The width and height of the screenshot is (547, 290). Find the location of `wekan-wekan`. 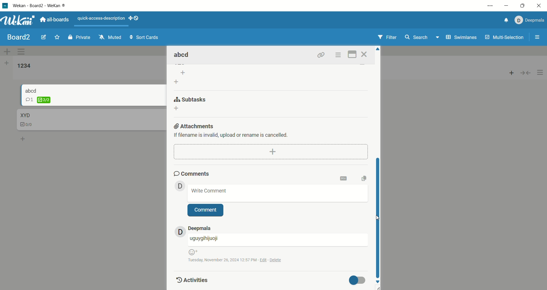

wekan-wekan is located at coordinates (39, 6).